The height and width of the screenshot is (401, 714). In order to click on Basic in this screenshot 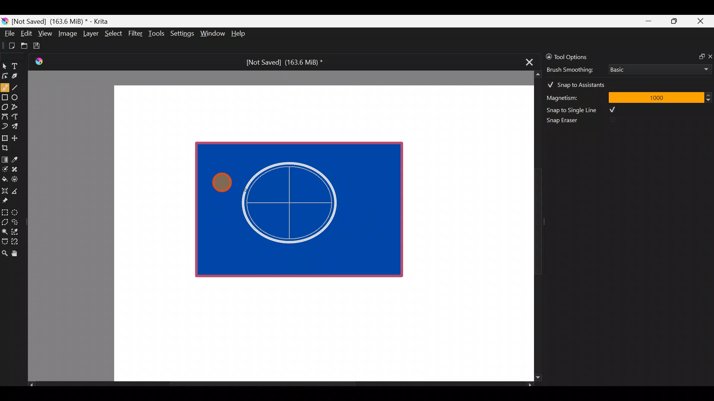, I will do `click(658, 68)`.